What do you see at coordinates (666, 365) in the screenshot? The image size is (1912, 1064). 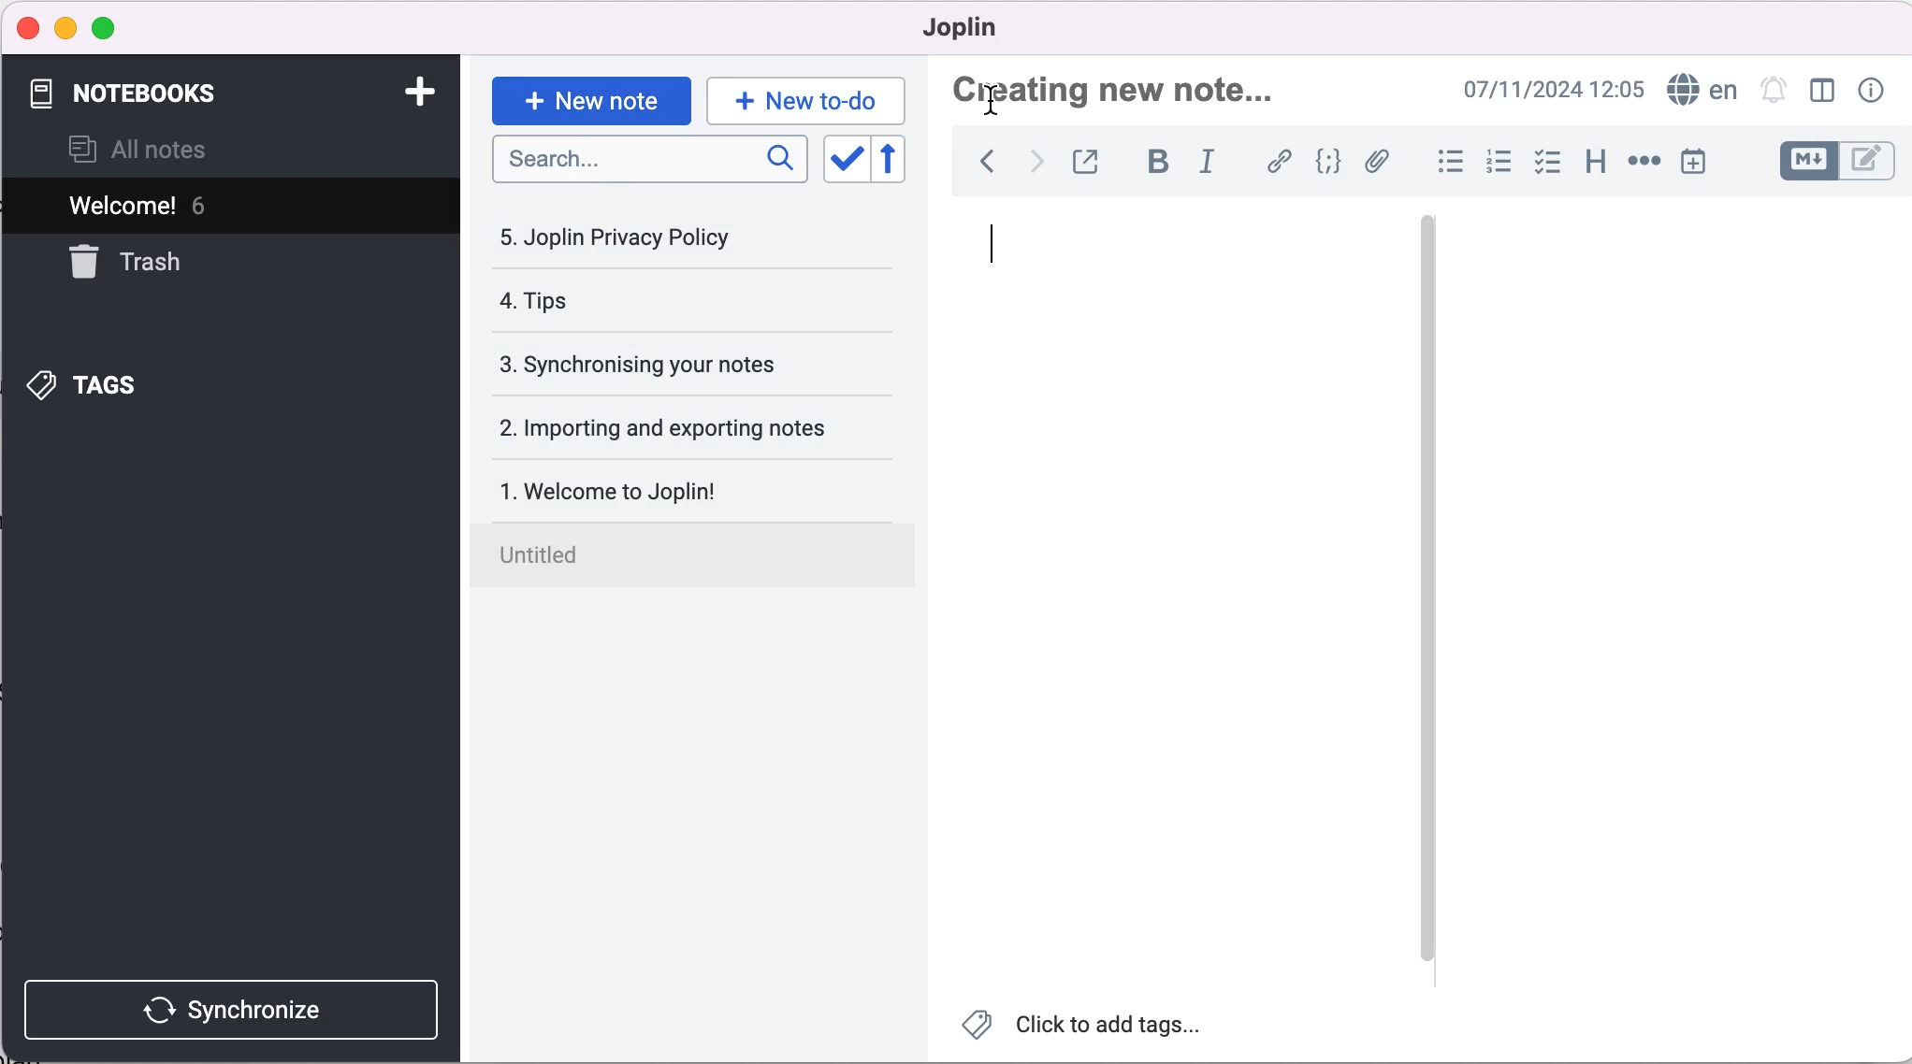 I see `synchronising your notes` at bounding box center [666, 365].